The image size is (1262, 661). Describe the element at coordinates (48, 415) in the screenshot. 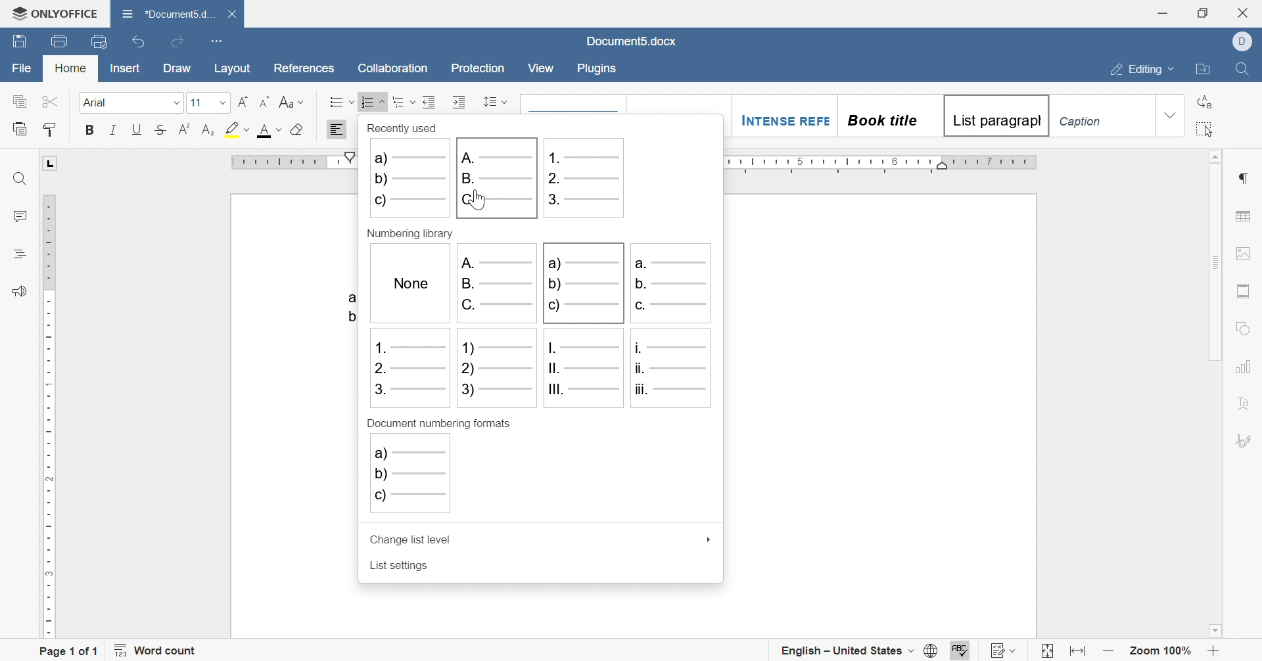

I see `ruler` at that location.